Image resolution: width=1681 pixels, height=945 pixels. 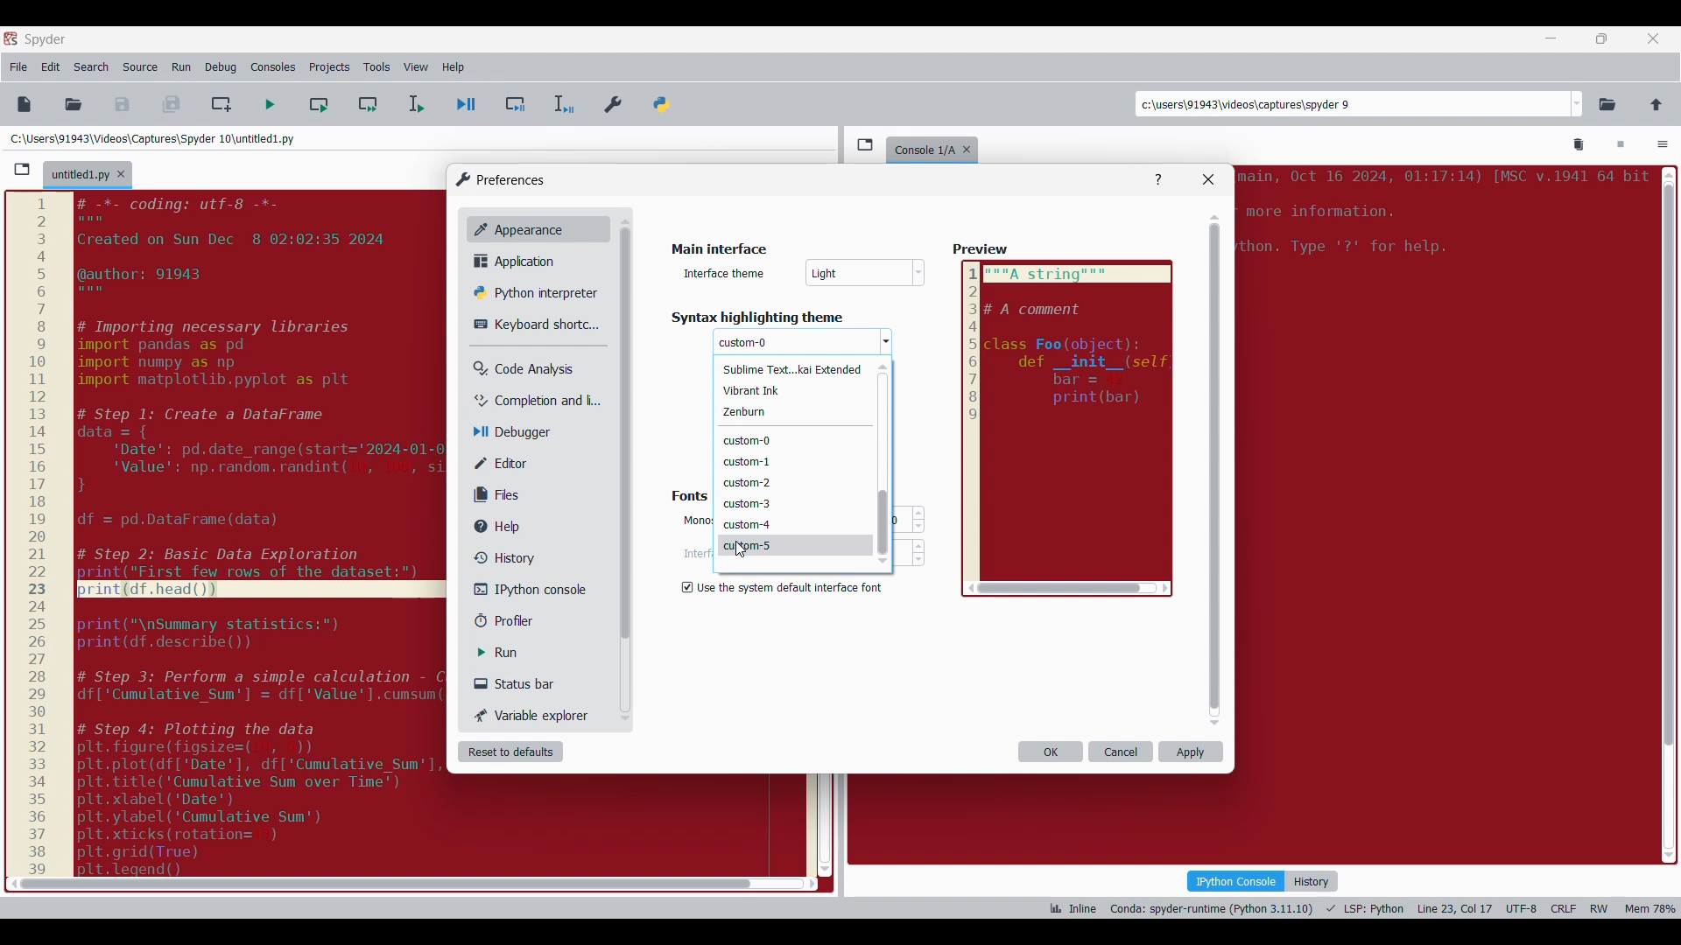 What do you see at coordinates (415, 104) in the screenshot?
I see `Run selection/current line` at bounding box center [415, 104].